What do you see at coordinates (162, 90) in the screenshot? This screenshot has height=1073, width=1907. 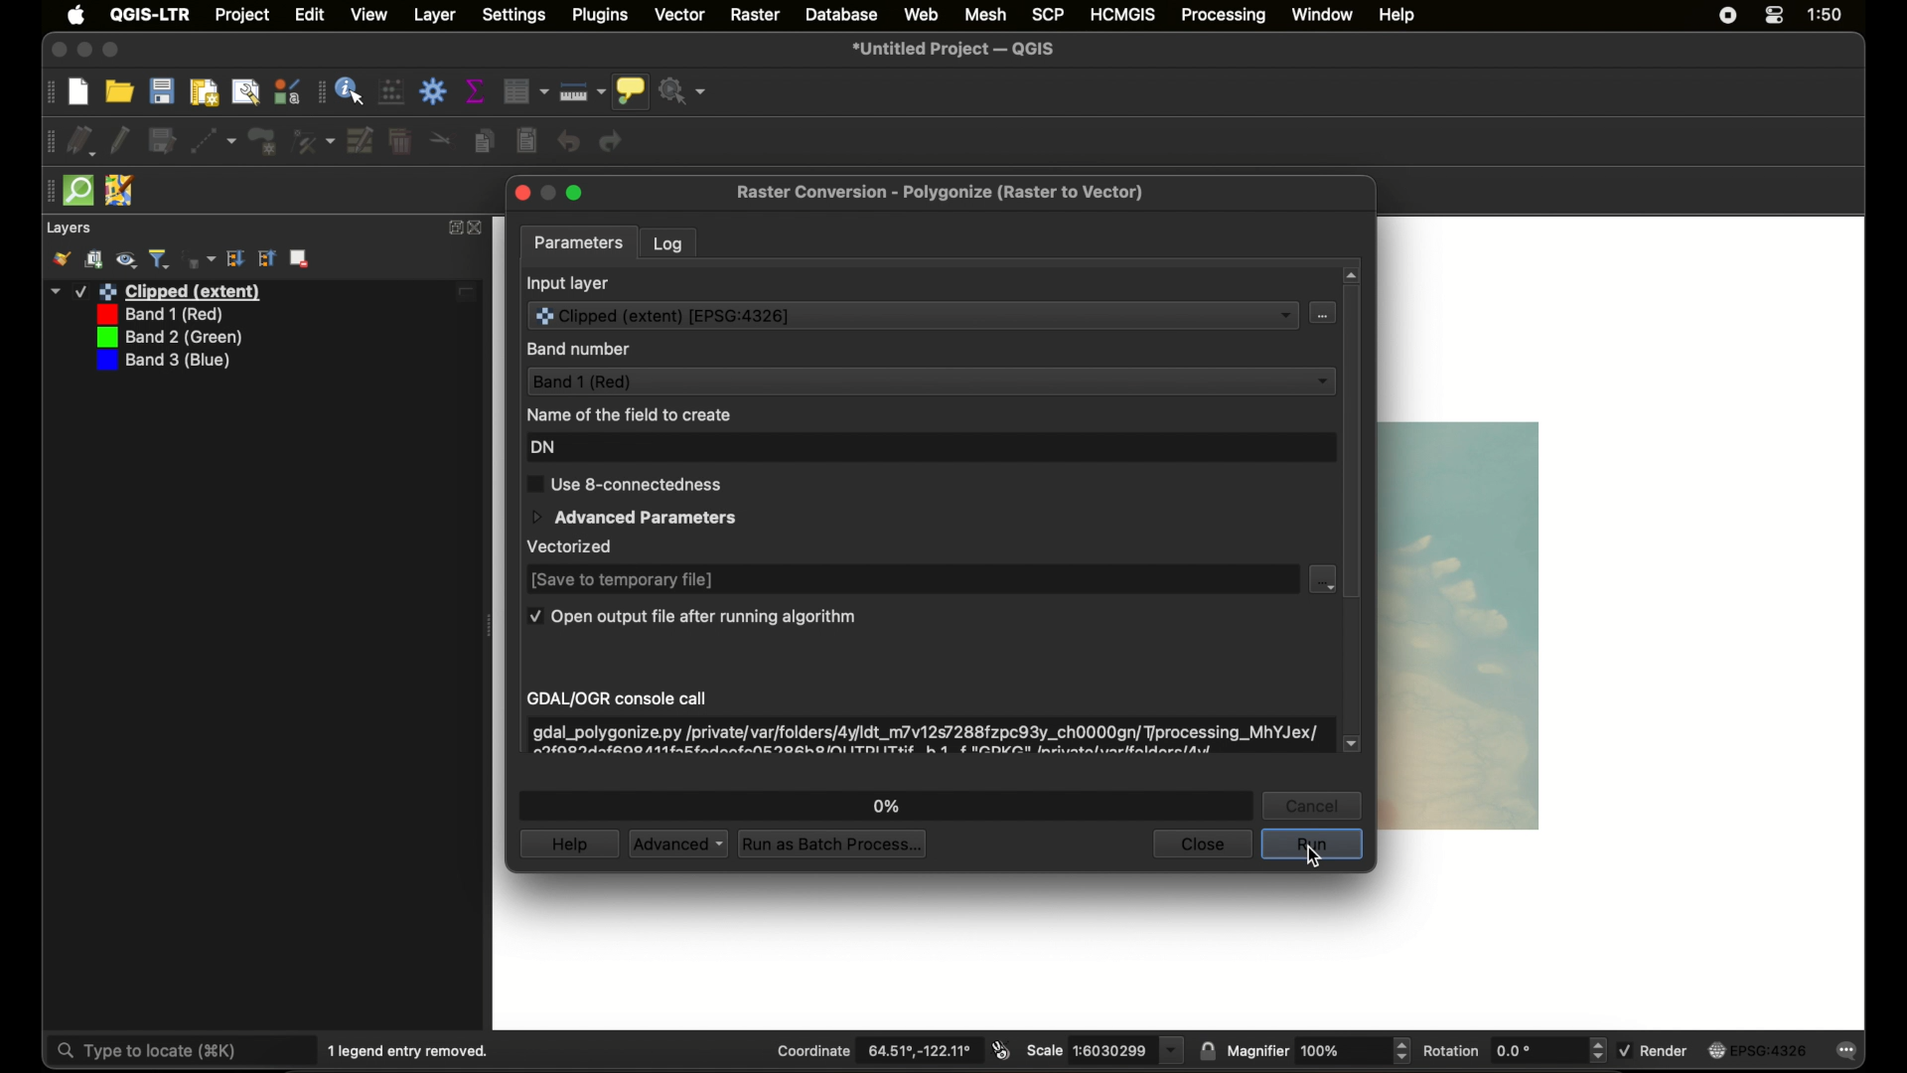 I see `save` at bounding box center [162, 90].